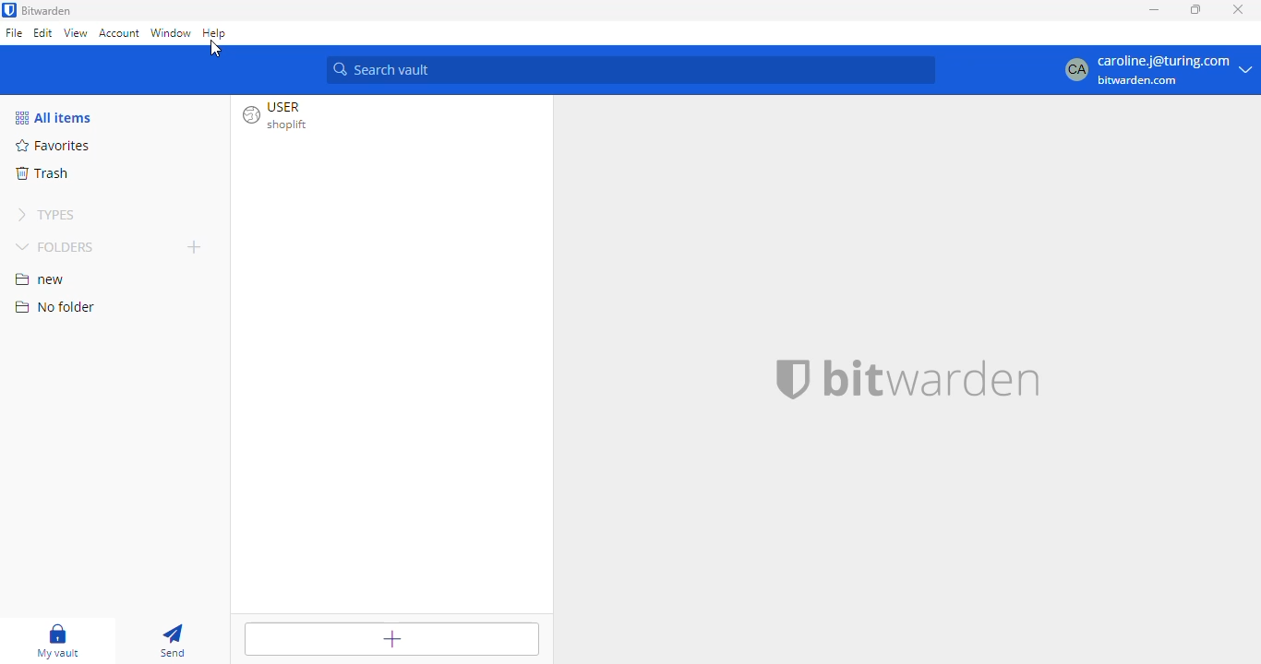 The width and height of the screenshot is (1261, 664). Describe the element at coordinates (194, 245) in the screenshot. I see `new folder` at that location.